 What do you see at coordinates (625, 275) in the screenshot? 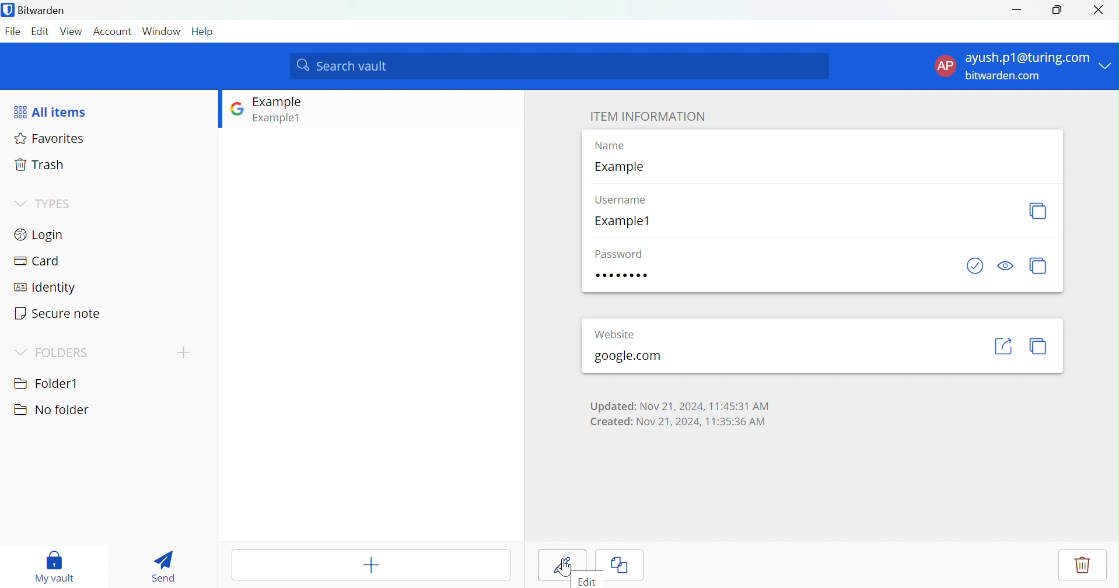
I see `Password` at bounding box center [625, 275].